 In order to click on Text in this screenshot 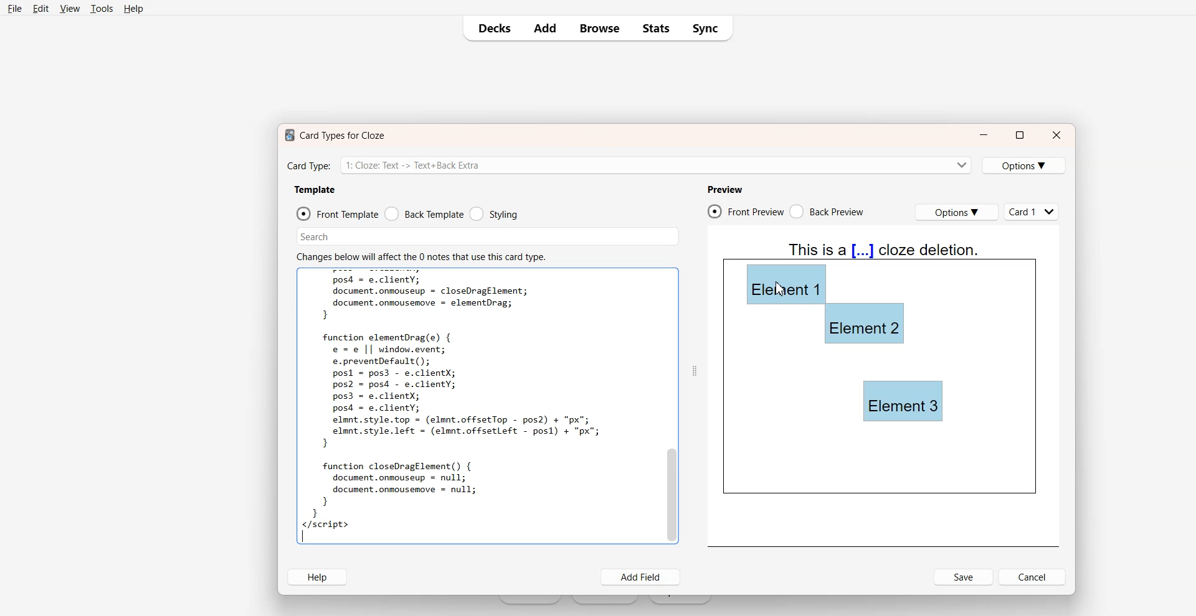, I will do `click(457, 405)`.